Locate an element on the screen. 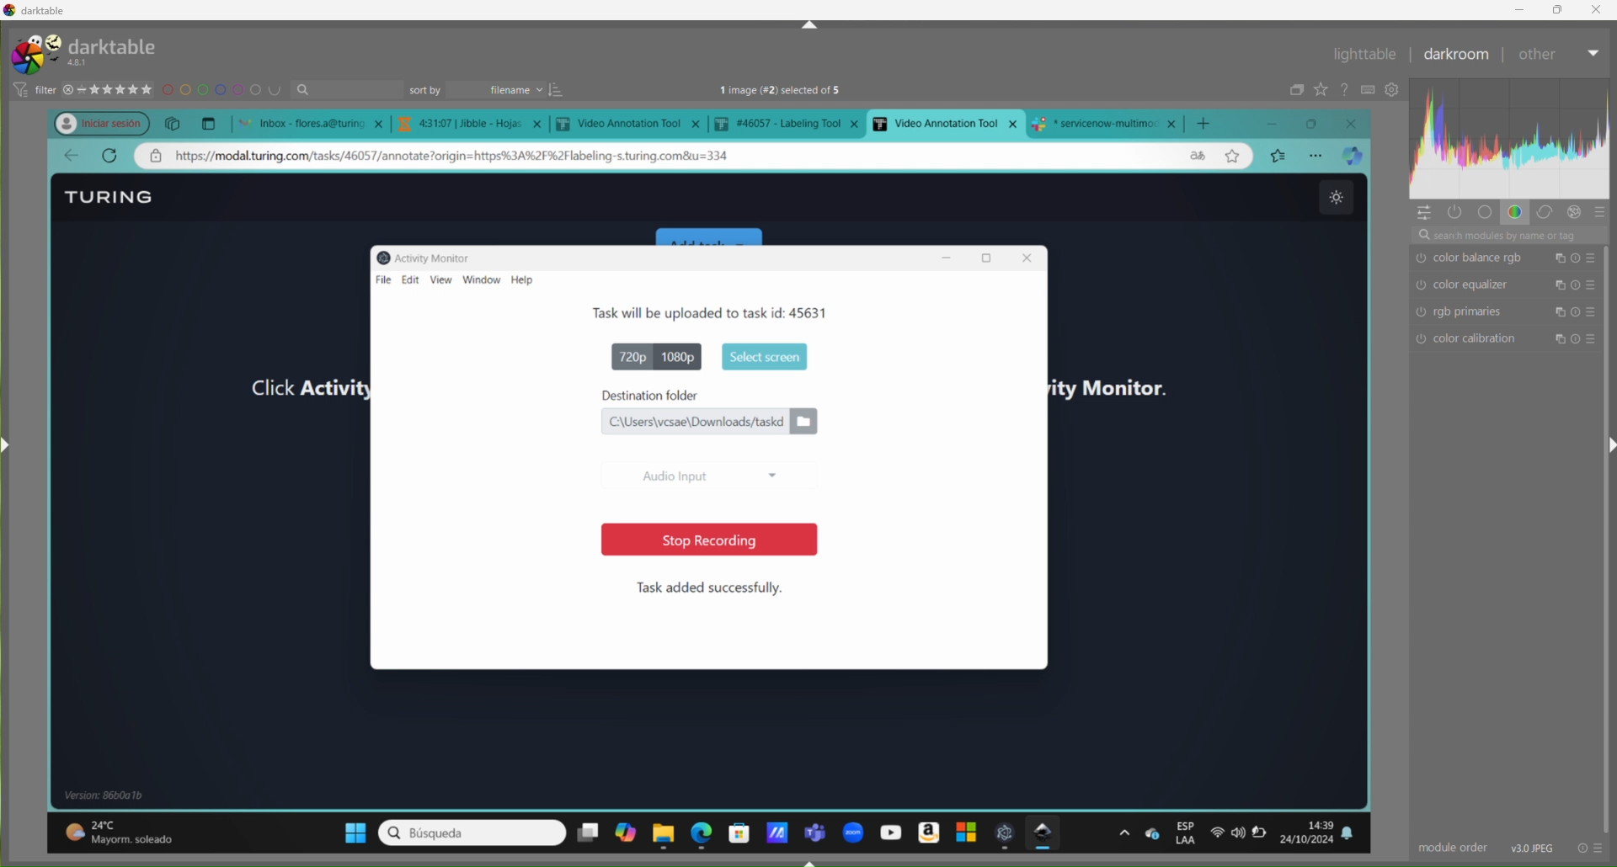 The height and width of the screenshot is (867, 1617). date and time is located at coordinates (1310, 831).